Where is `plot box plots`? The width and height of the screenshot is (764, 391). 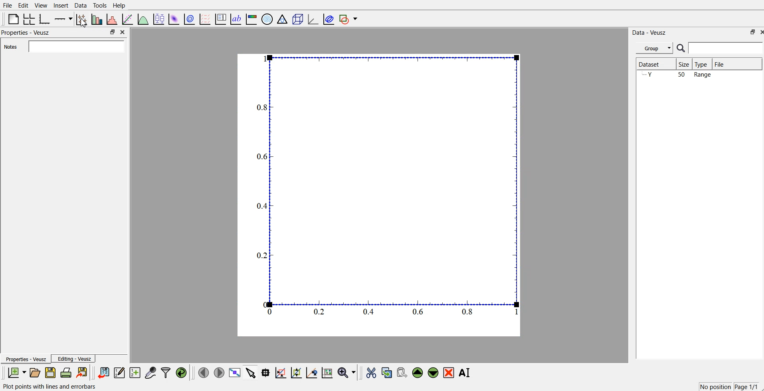
plot box plots is located at coordinates (160, 19).